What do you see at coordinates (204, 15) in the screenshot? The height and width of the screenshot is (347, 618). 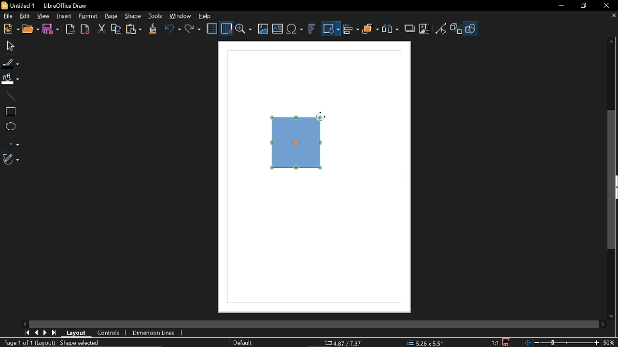 I see `HElp` at bounding box center [204, 15].